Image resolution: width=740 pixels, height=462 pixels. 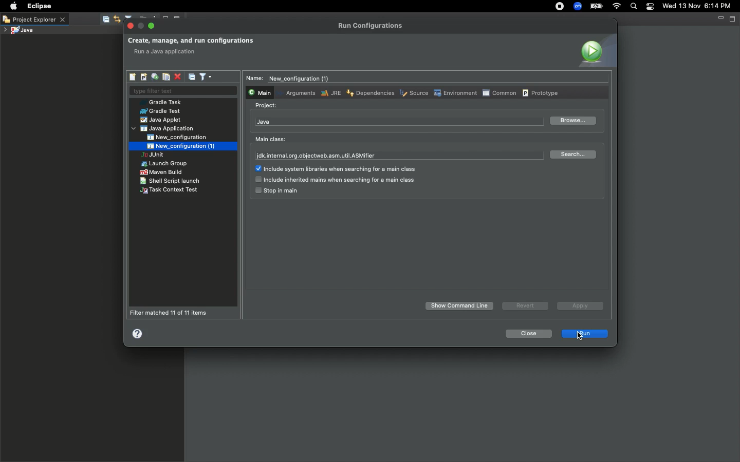 What do you see at coordinates (133, 17) in the screenshot?
I see `icons` at bounding box center [133, 17].